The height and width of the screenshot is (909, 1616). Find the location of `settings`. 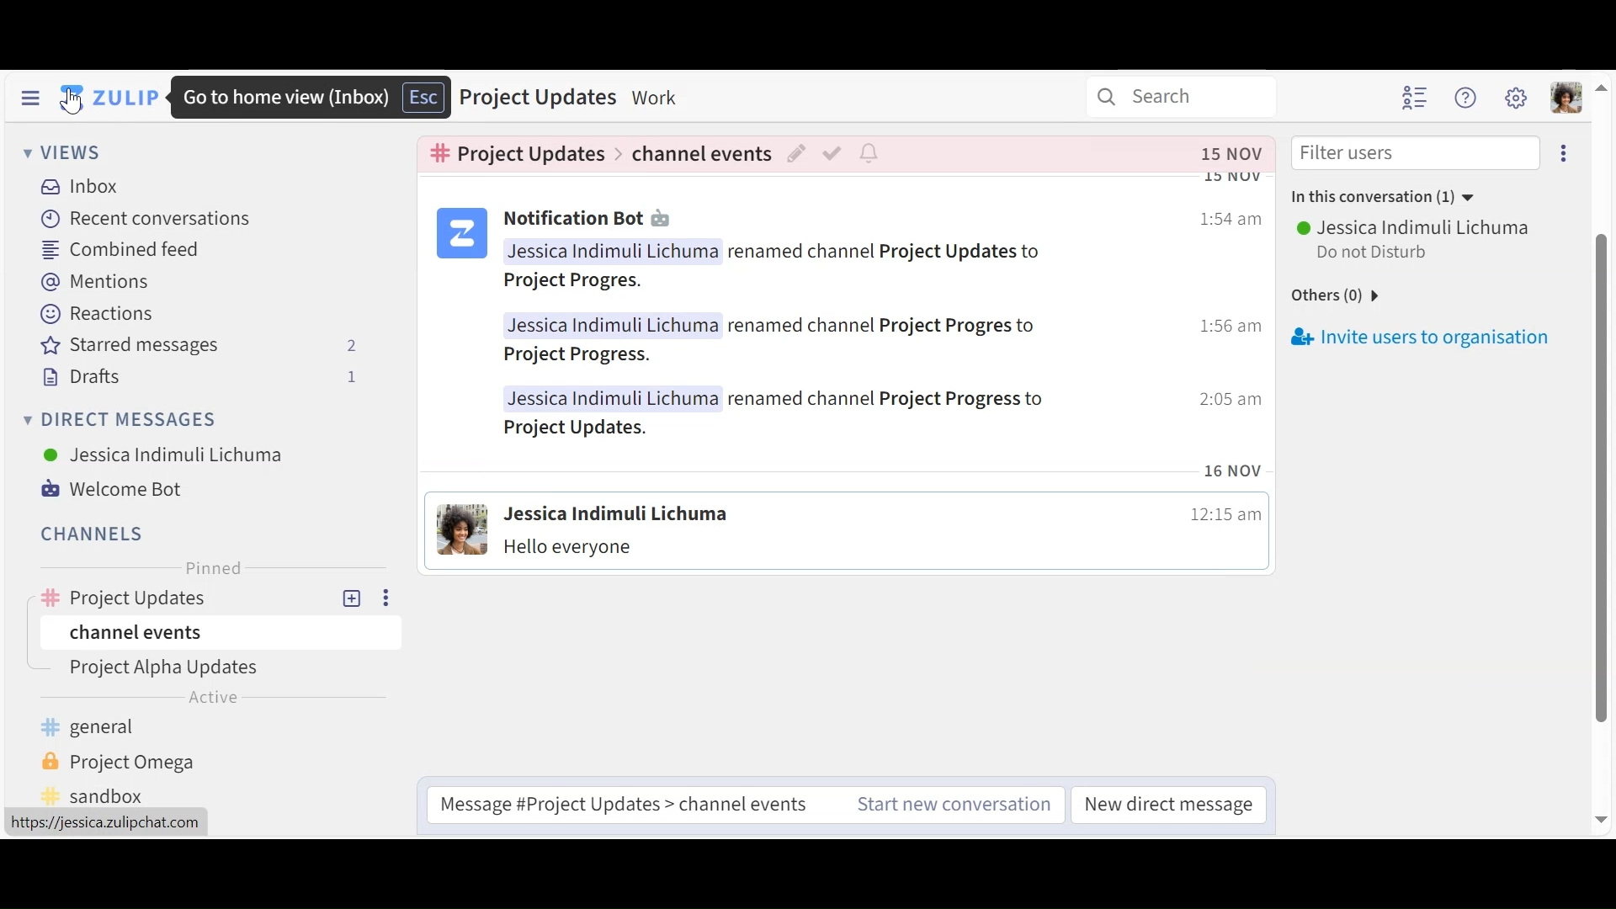

settings is located at coordinates (1517, 100).